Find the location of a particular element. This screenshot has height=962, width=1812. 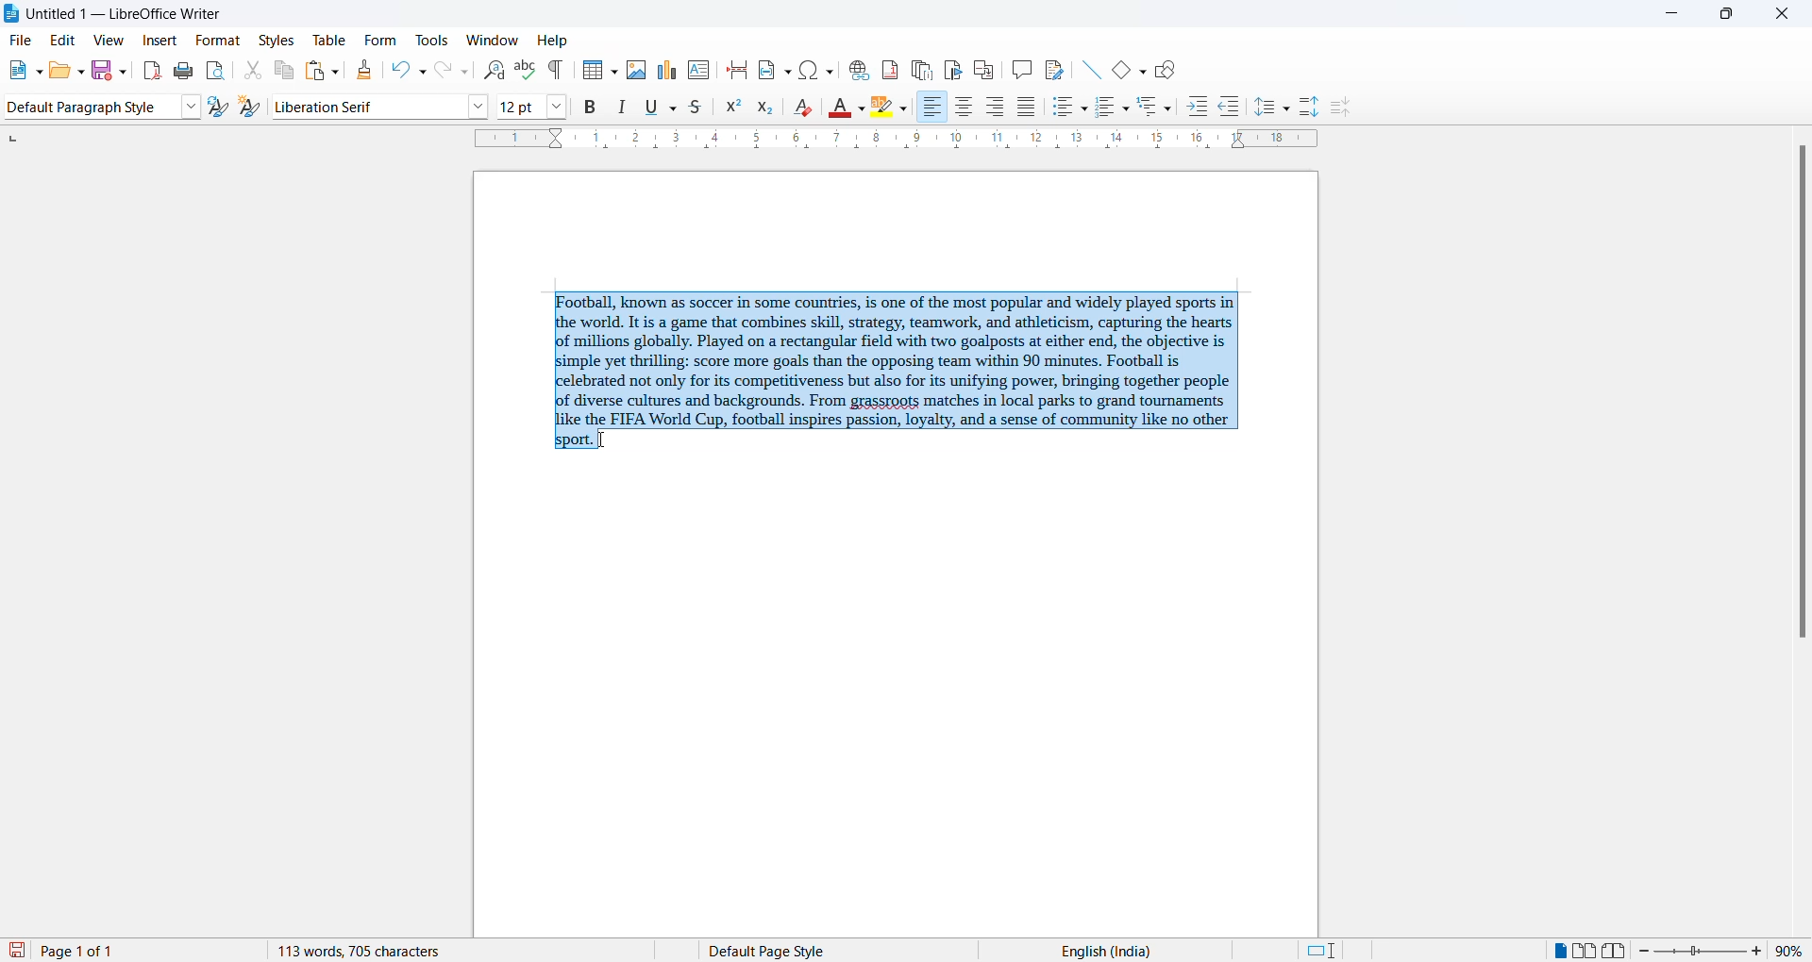

create new style from selections is located at coordinates (250, 107).